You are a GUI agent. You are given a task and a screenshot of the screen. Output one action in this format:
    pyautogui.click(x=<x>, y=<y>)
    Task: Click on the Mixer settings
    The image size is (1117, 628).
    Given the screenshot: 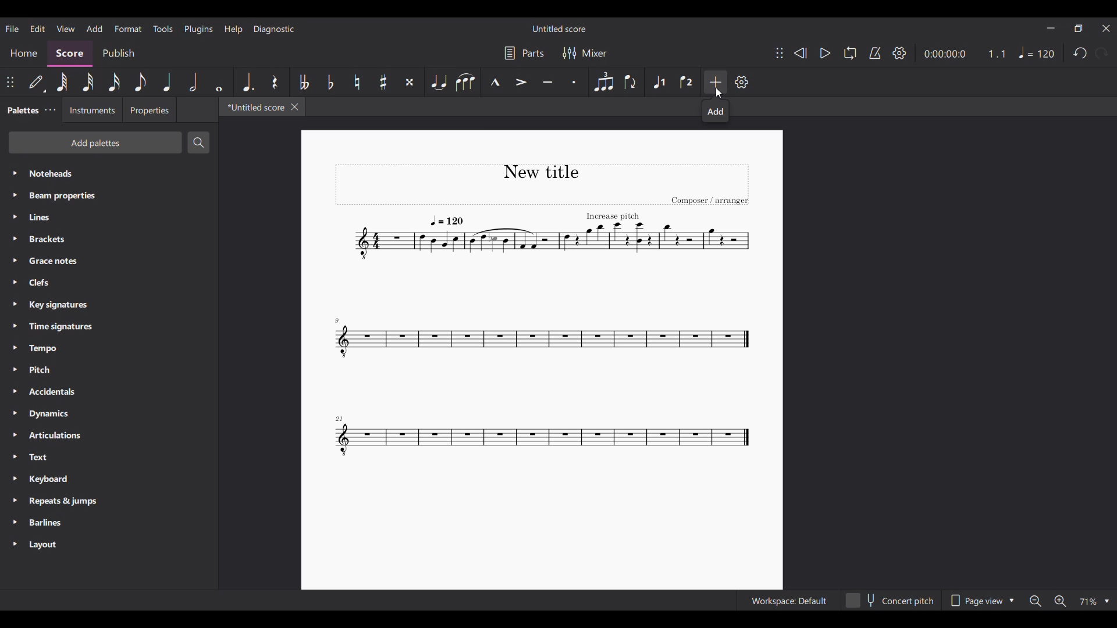 What is the action you would take?
    pyautogui.click(x=585, y=53)
    